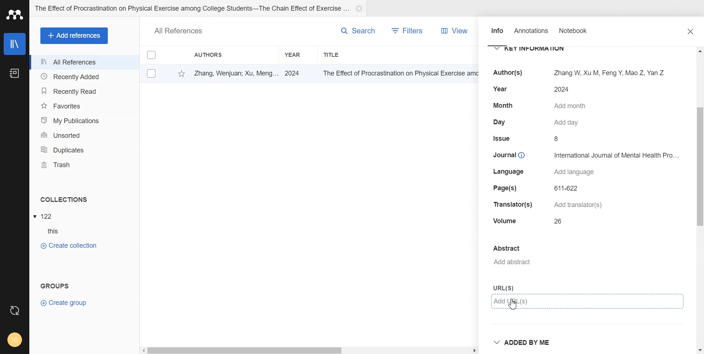 This screenshot has width=704, height=354. Describe the element at coordinates (179, 30) in the screenshot. I see `Text` at that location.